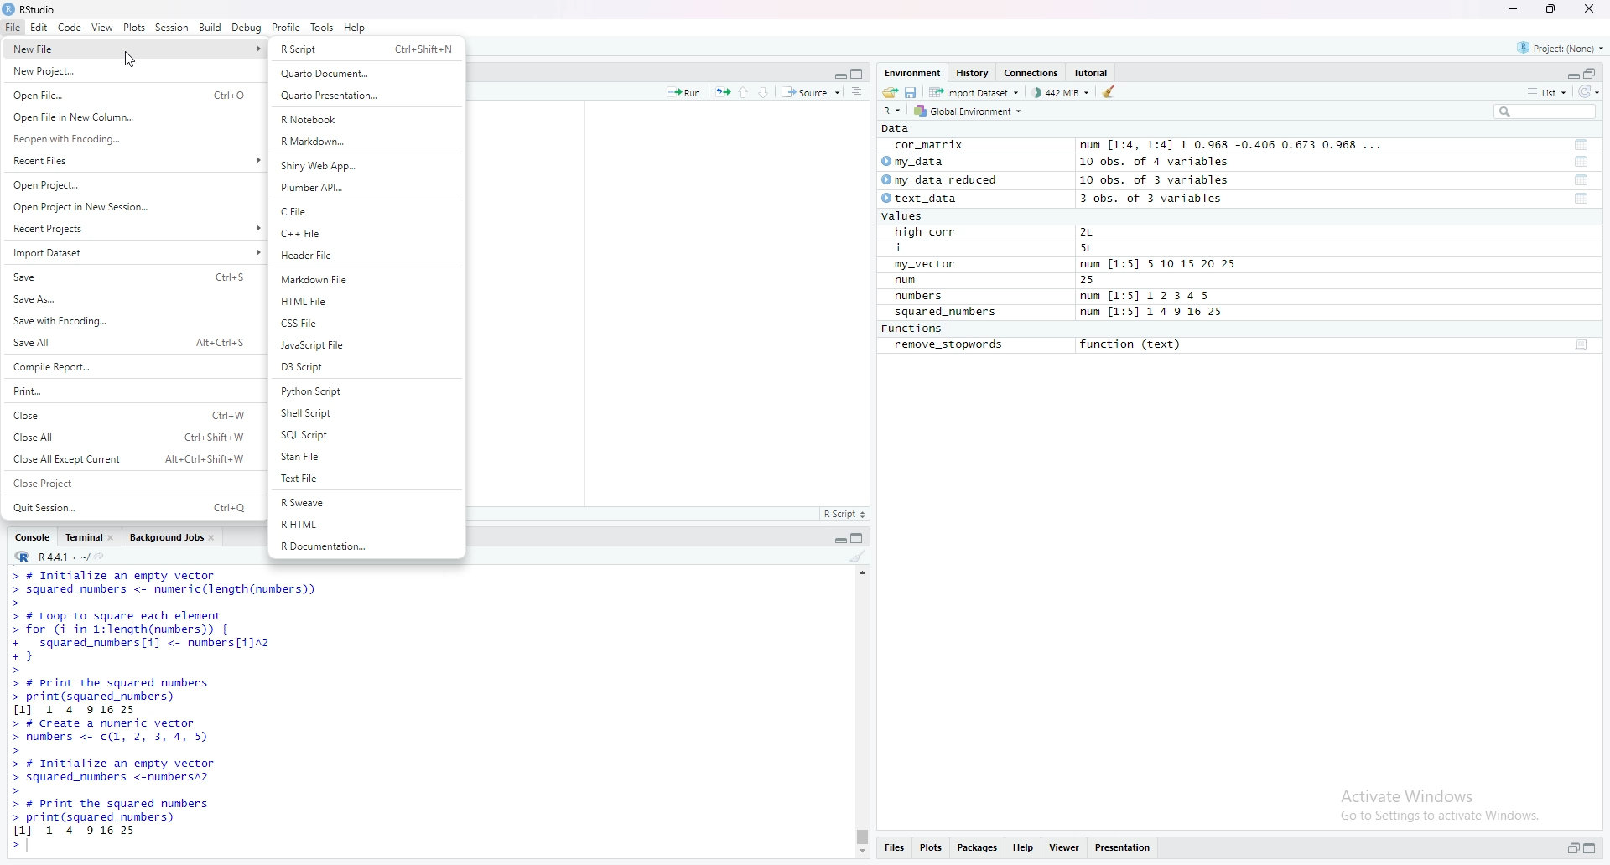 Image resolution: width=1610 pixels, height=865 pixels. What do you see at coordinates (360, 256) in the screenshot?
I see `Header File` at bounding box center [360, 256].